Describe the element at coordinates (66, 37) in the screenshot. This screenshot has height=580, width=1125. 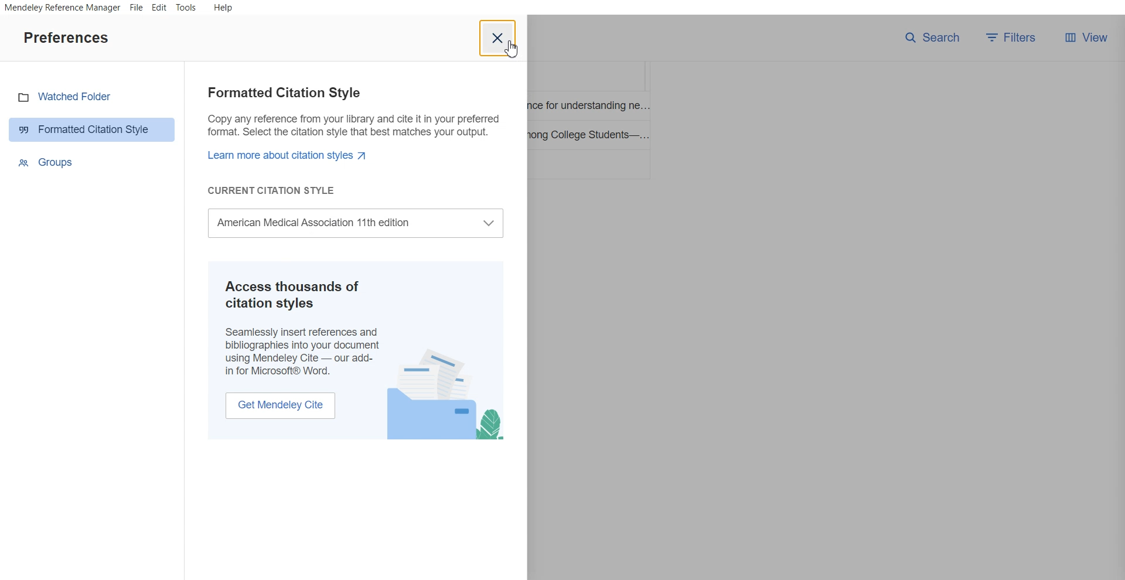
I see `Preferences` at that location.